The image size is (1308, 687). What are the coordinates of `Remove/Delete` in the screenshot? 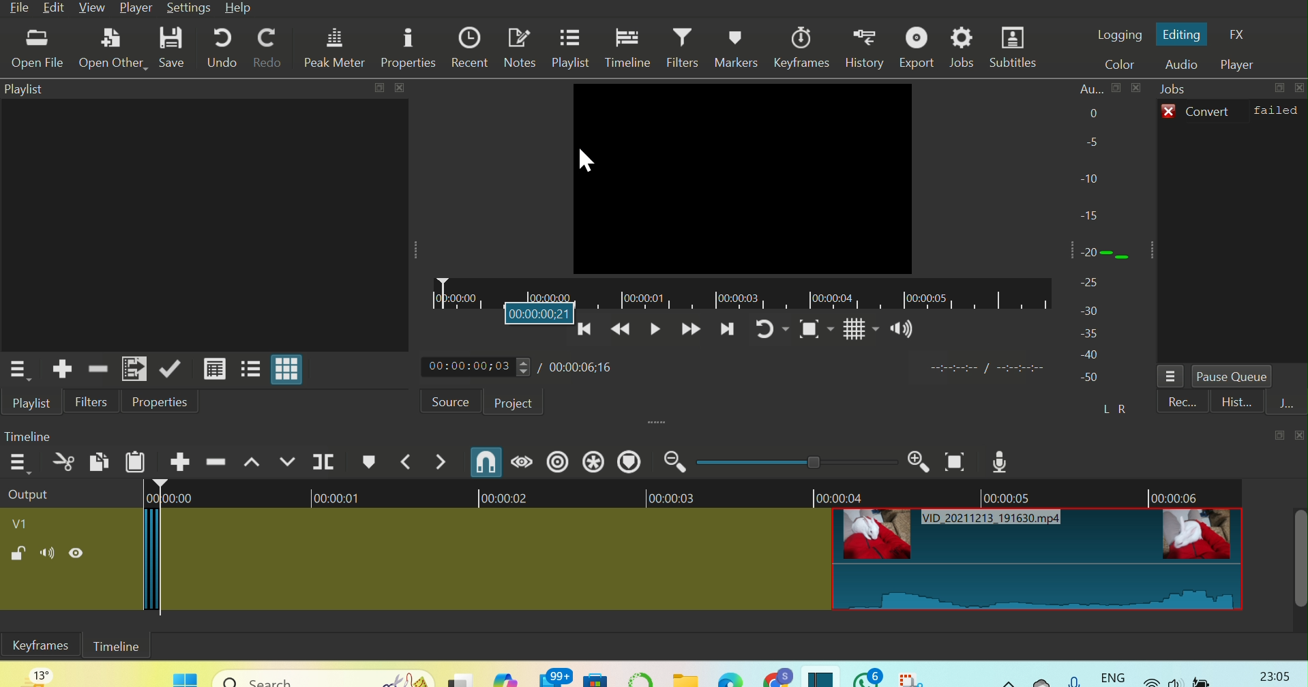 It's located at (99, 369).